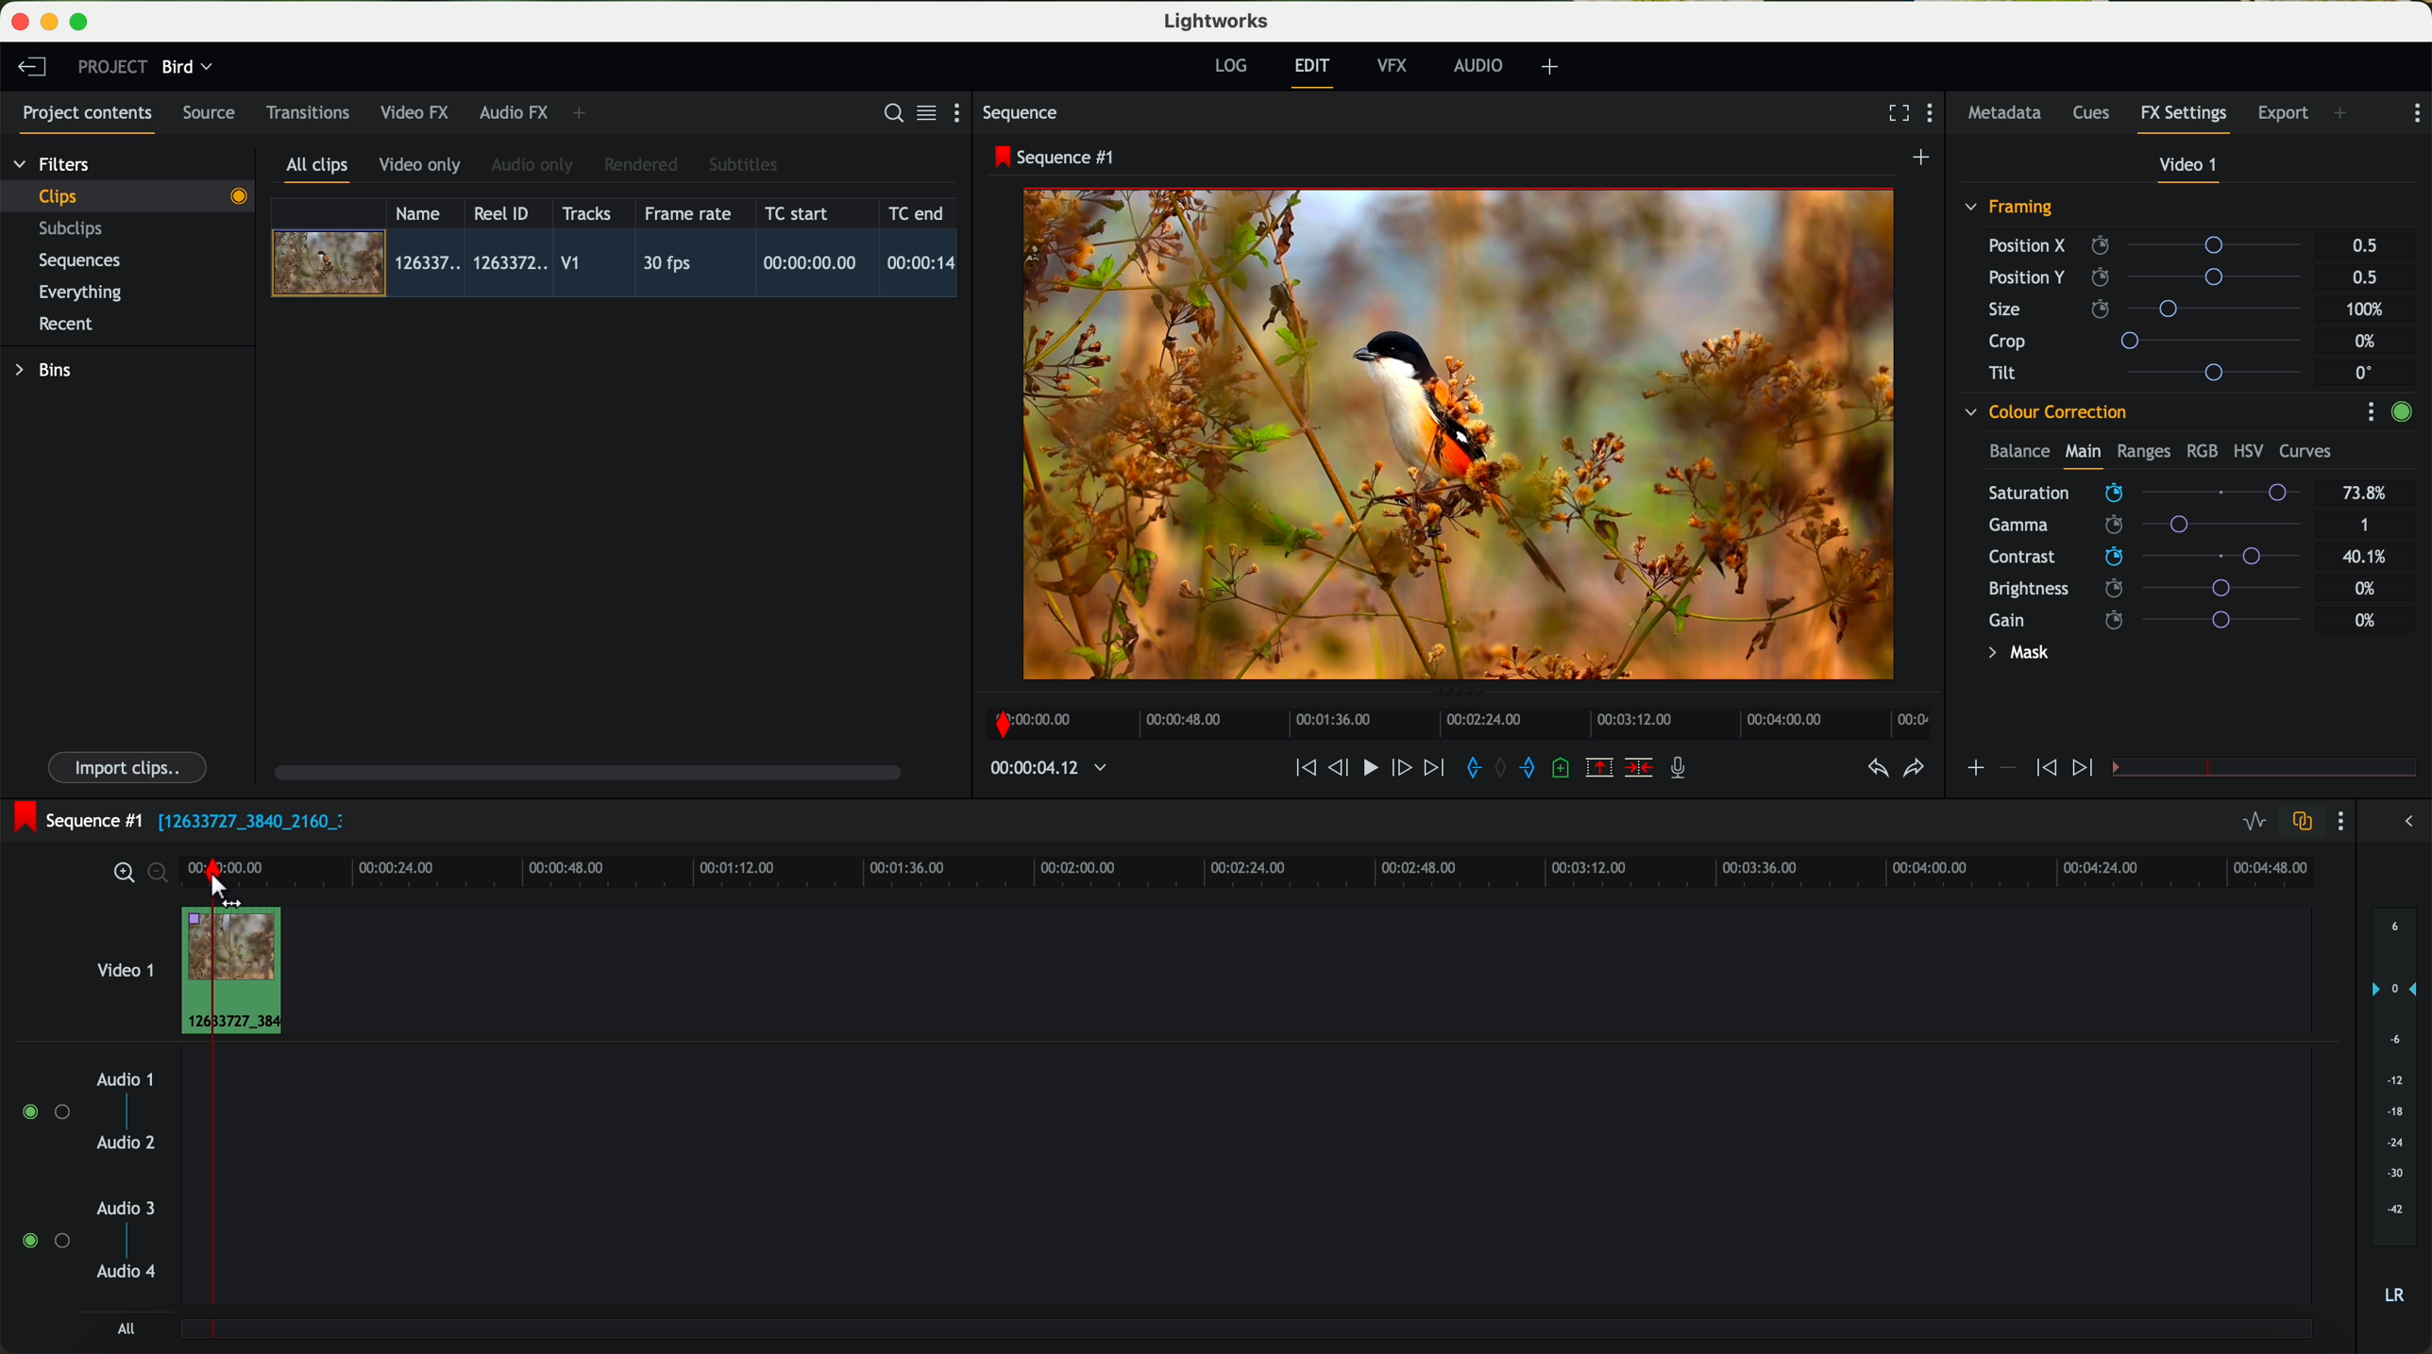 The width and height of the screenshot is (2432, 1354). I want to click on nudge one frame back, so click(1342, 770).